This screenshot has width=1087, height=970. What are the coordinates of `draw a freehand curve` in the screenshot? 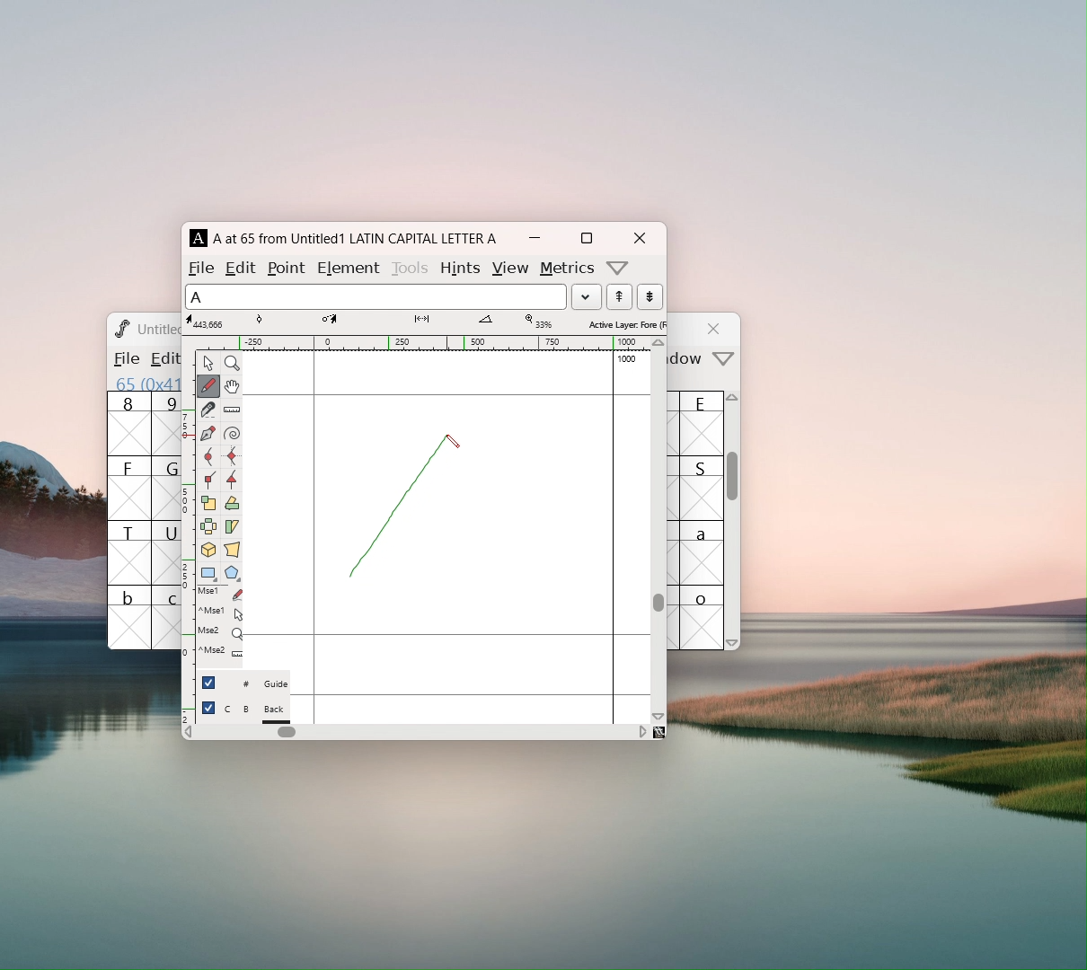 It's located at (208, 386).